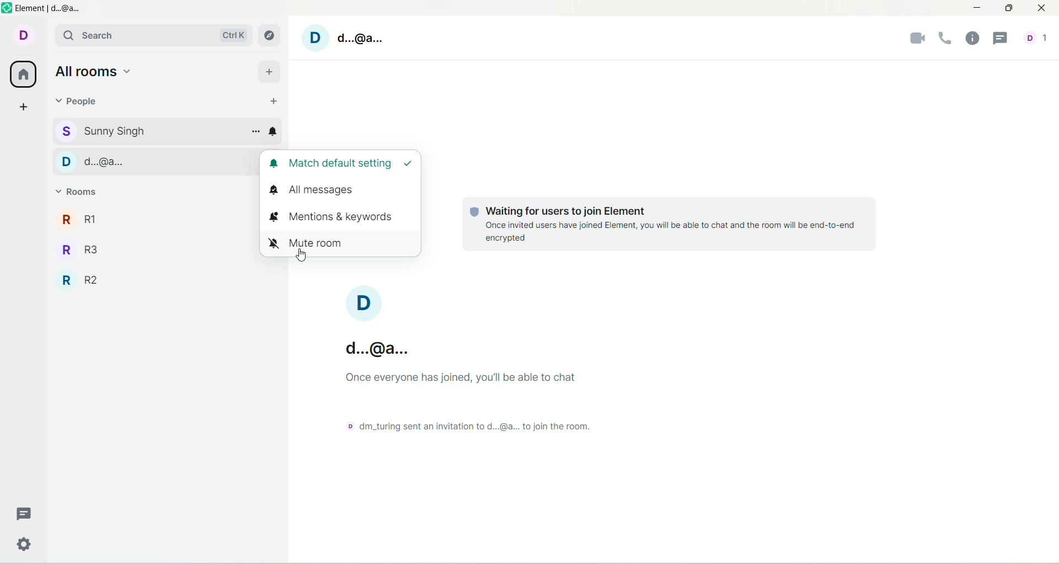 This screenshot has height=564, width=1059. What do you see at coordinates (25, 513) in the screenshot?
I see `threads` at bounding box center [25, 513].